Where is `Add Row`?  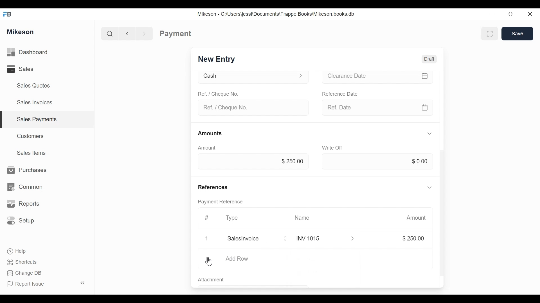
Add Row is located at coordinates (236, 259).